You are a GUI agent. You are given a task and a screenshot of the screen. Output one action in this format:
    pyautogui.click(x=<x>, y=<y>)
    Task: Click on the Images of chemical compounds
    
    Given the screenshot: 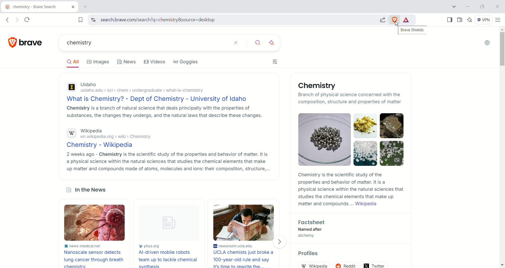 What is the action you would take?
    pyautogui.click(x=351, y=140)
    